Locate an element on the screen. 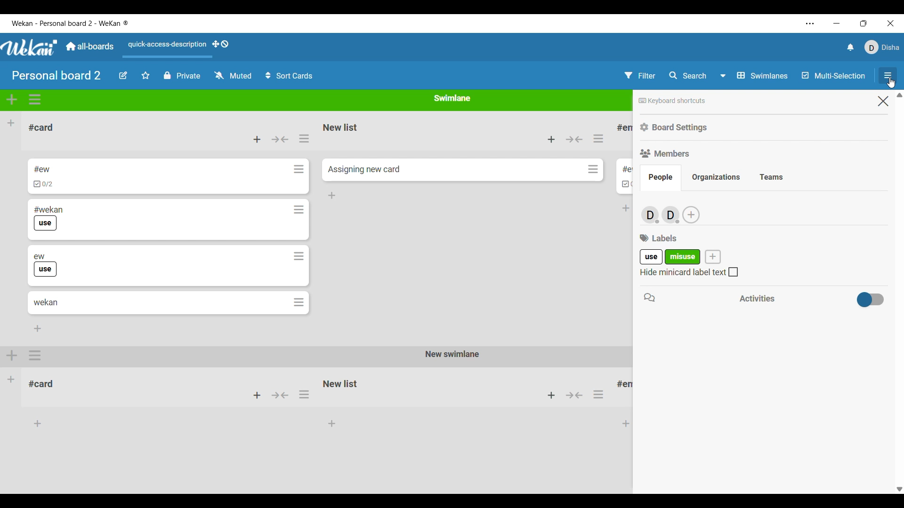 The width and height of the screenshot is (904, 508). Collapse is located at coordinates (280, 139).